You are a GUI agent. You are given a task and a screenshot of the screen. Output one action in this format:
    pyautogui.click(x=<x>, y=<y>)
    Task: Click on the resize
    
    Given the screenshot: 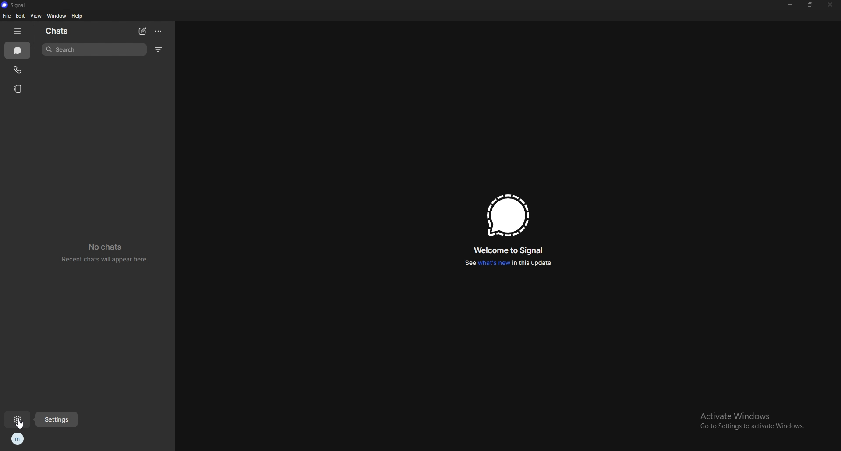 What is the action you would take?
    pyautogui.click(x=810, y=4)
    